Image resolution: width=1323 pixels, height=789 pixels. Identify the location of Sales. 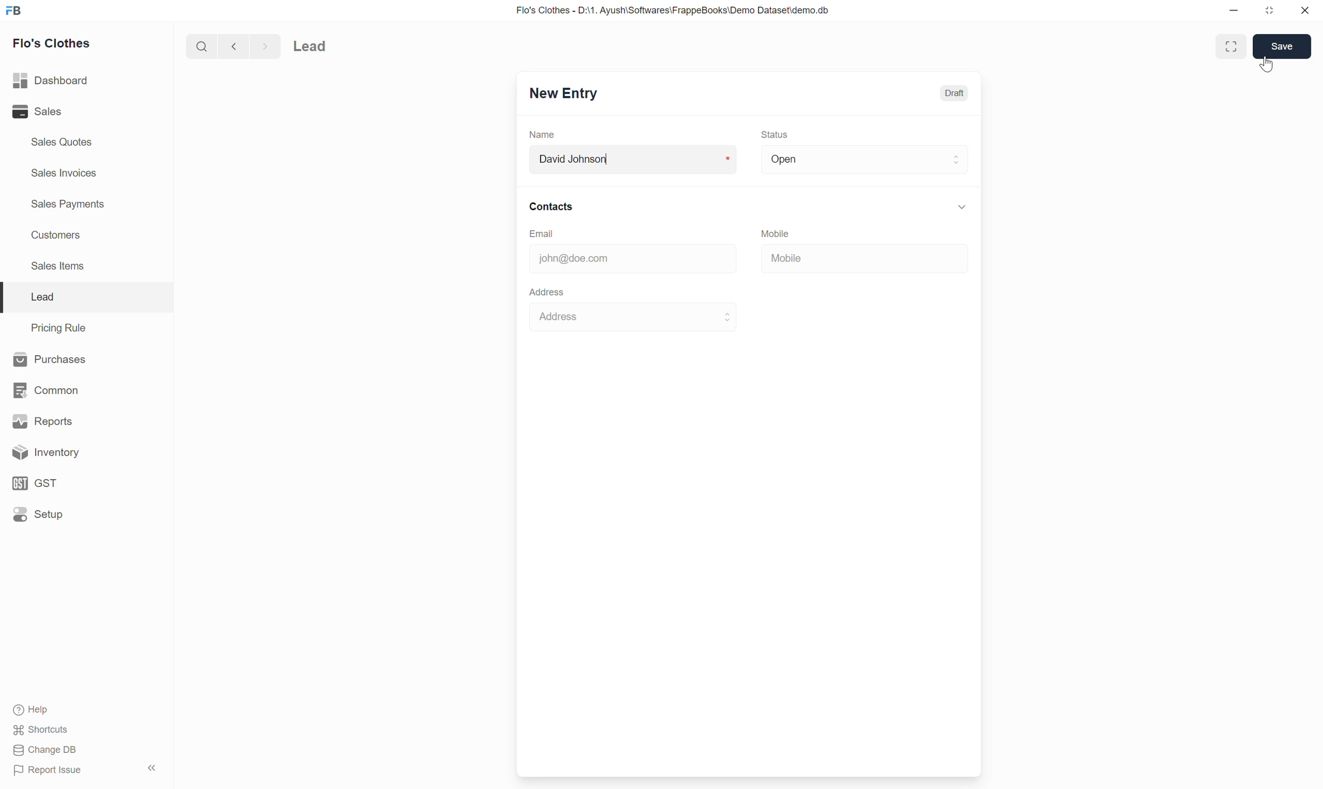
(37, 112).